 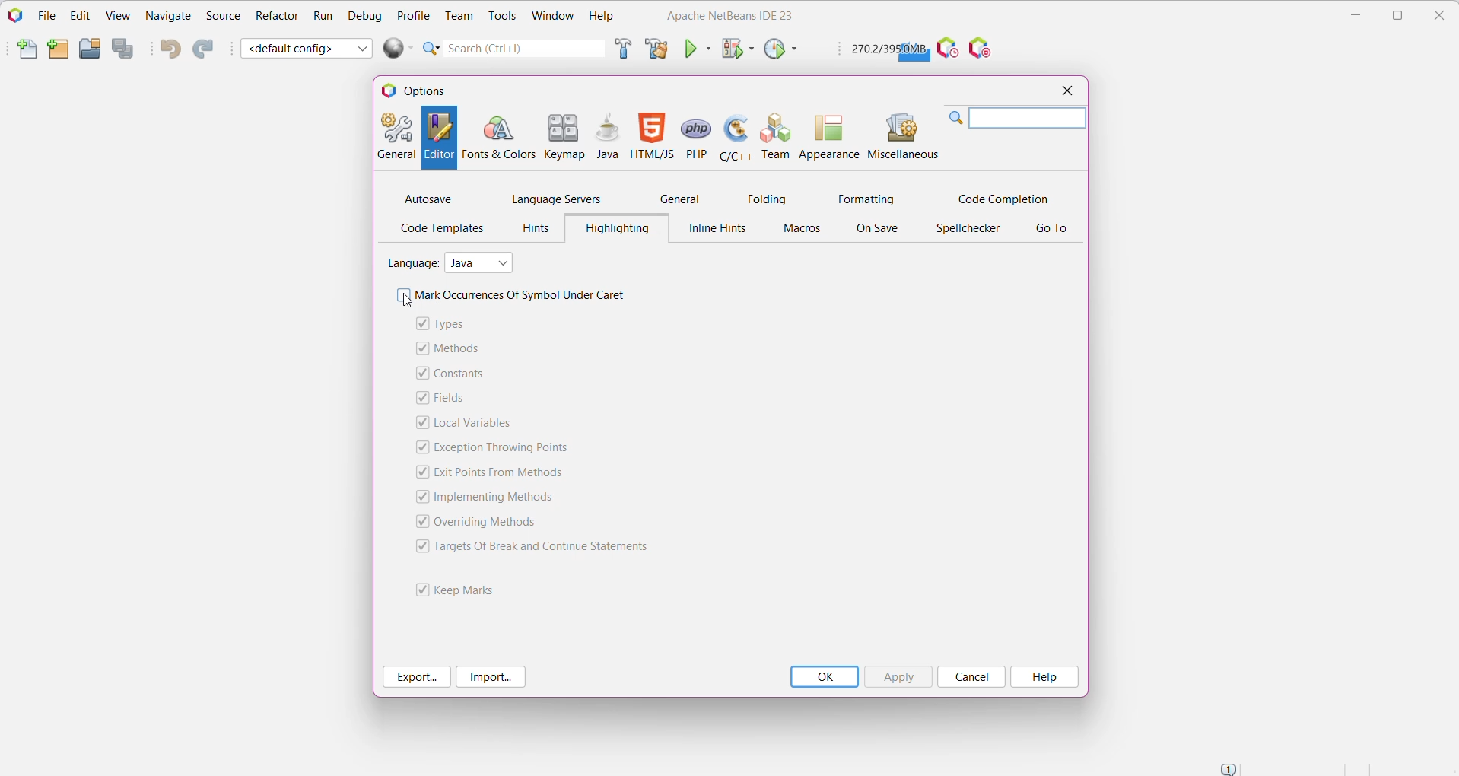 What do you see at coordinates (947, 49) in the screenshot?
I see `Profile the IDE` at bounding box center [947, 49].